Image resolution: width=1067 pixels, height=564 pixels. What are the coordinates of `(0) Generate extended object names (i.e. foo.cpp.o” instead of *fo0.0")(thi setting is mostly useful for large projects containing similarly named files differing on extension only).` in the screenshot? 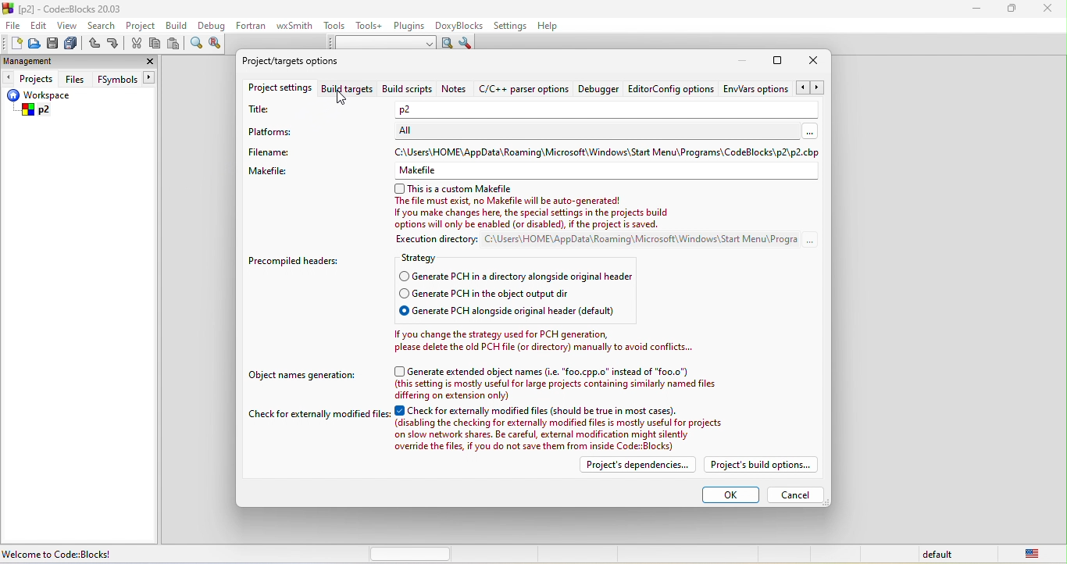 It's located at (563, 382).